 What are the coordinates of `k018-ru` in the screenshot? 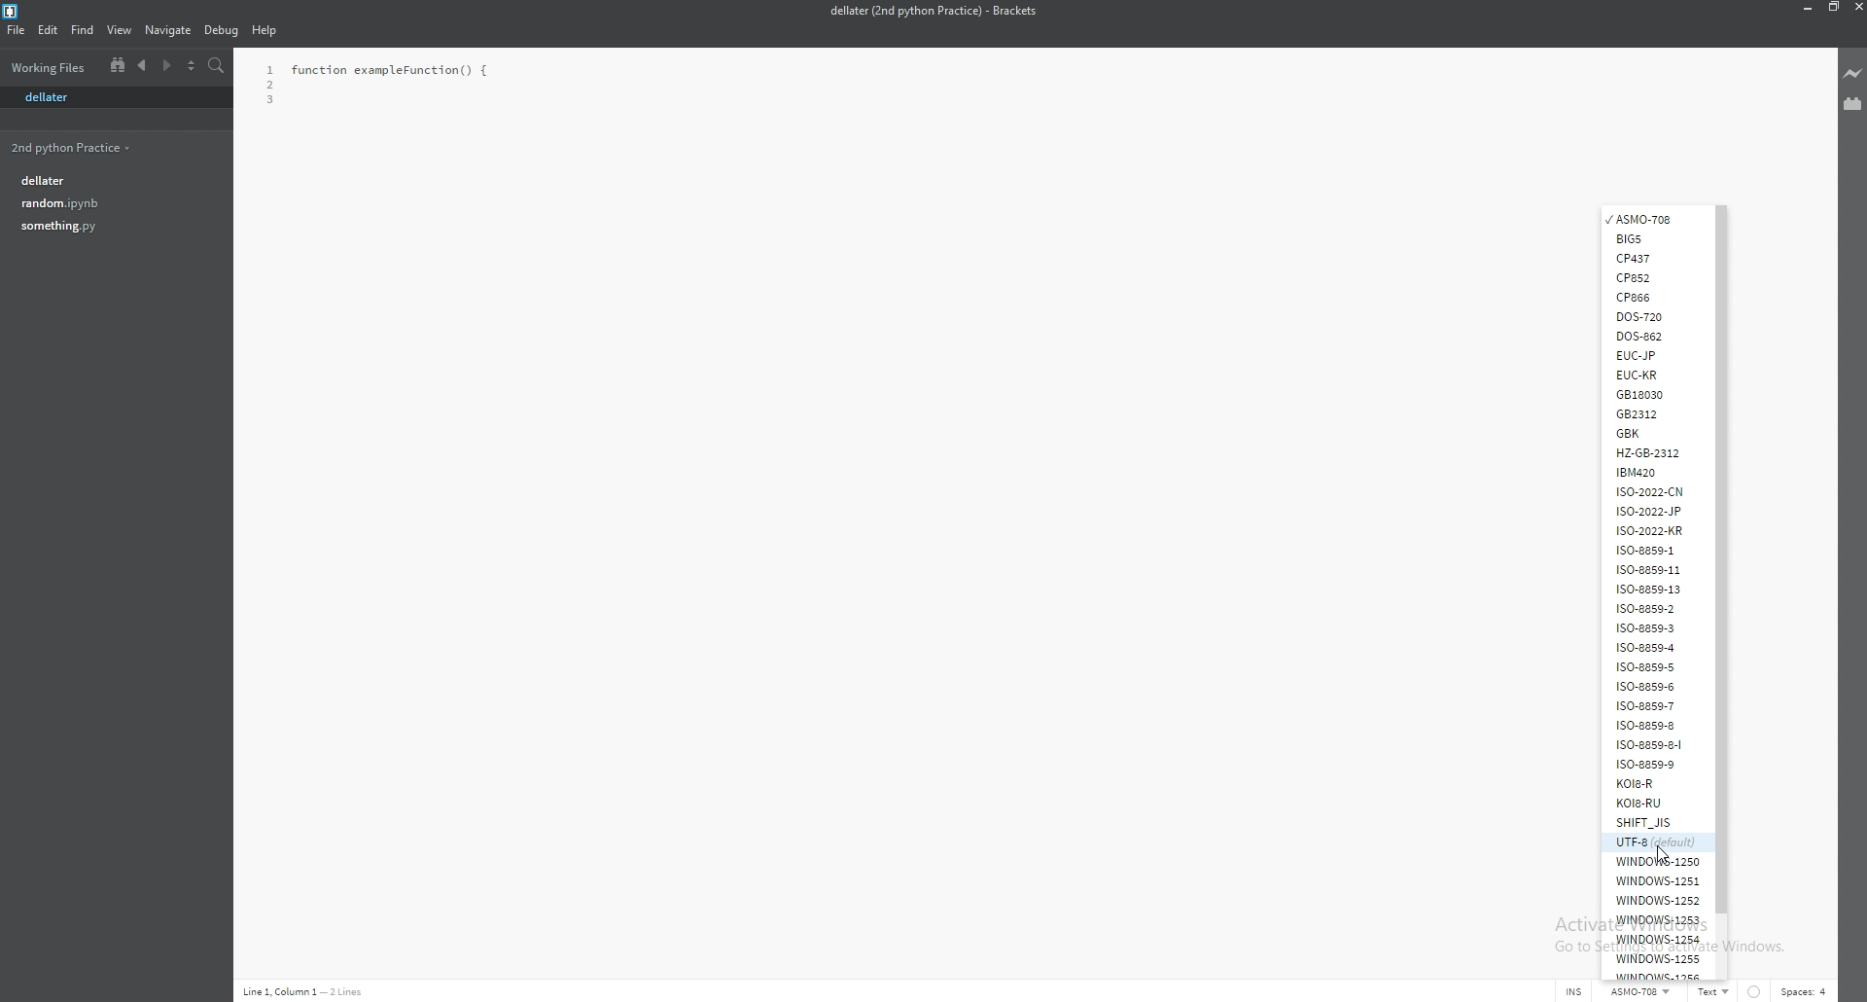 It's located at (1656, 804).